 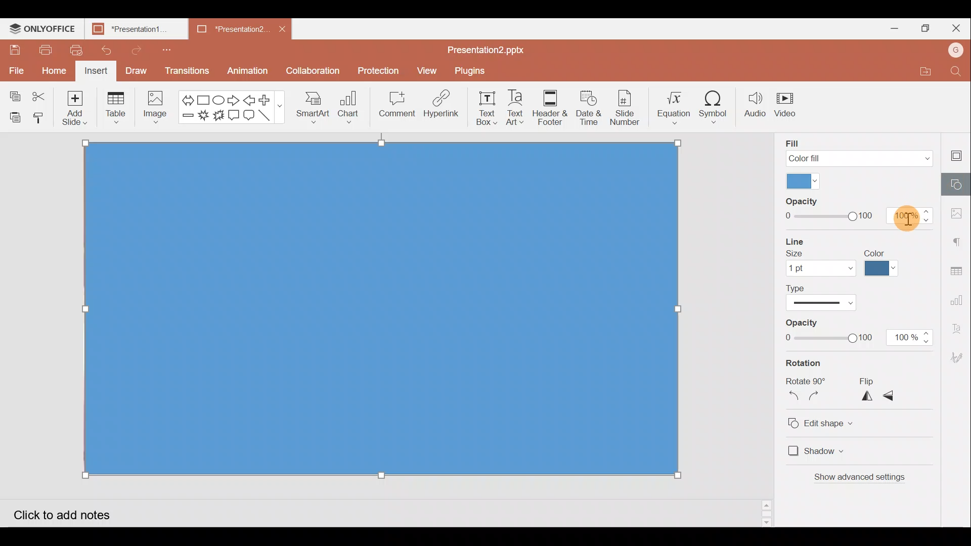 What do you see at coordinates (880, 380) in the screenshot?
I see `Flip` at bounding box center [880, 380].